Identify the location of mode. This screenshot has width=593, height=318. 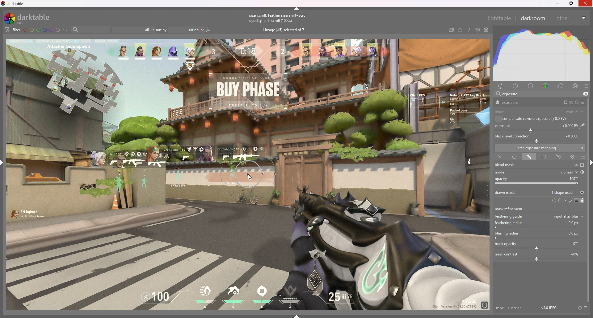
(539, 112).